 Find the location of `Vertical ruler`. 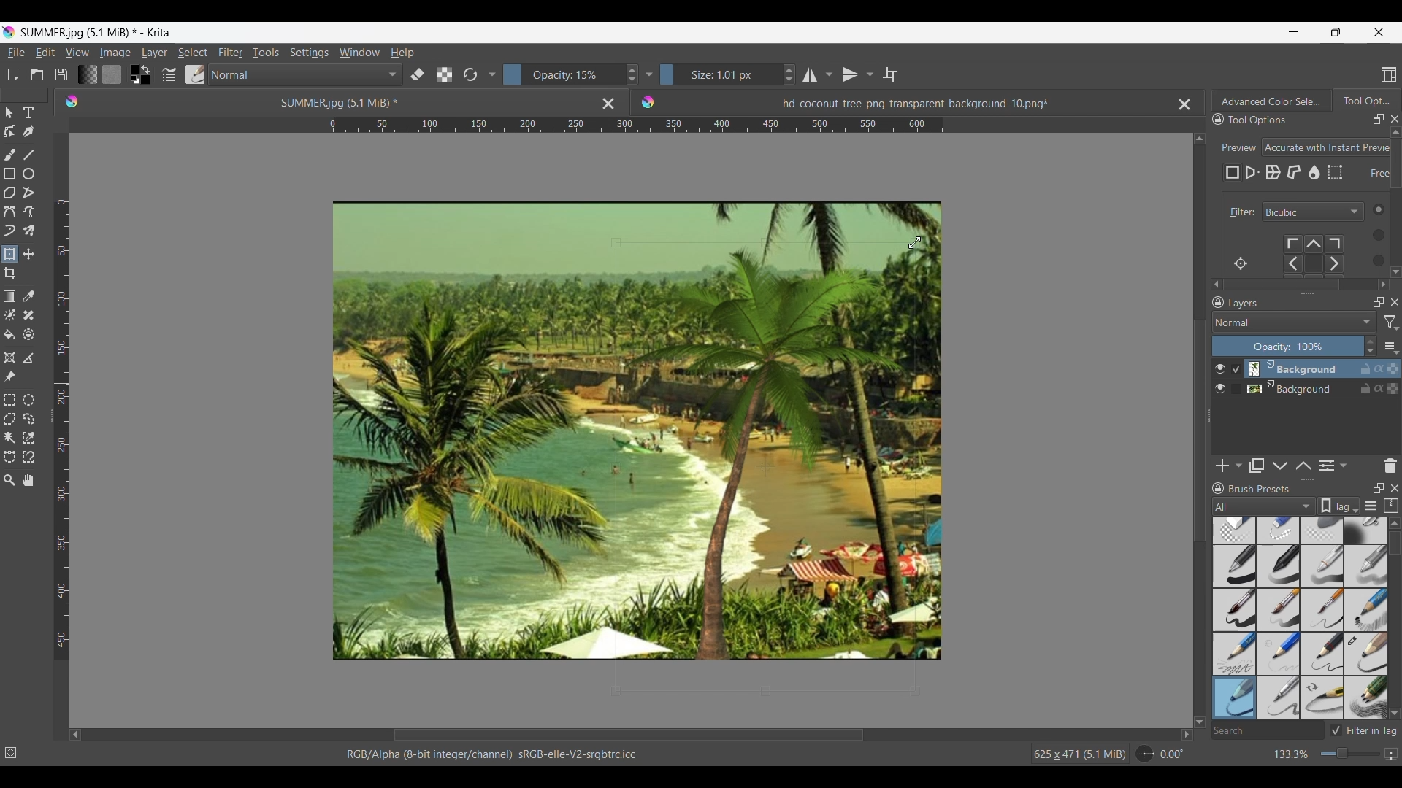

Vertical ruler is located at coordinates (62, 430).